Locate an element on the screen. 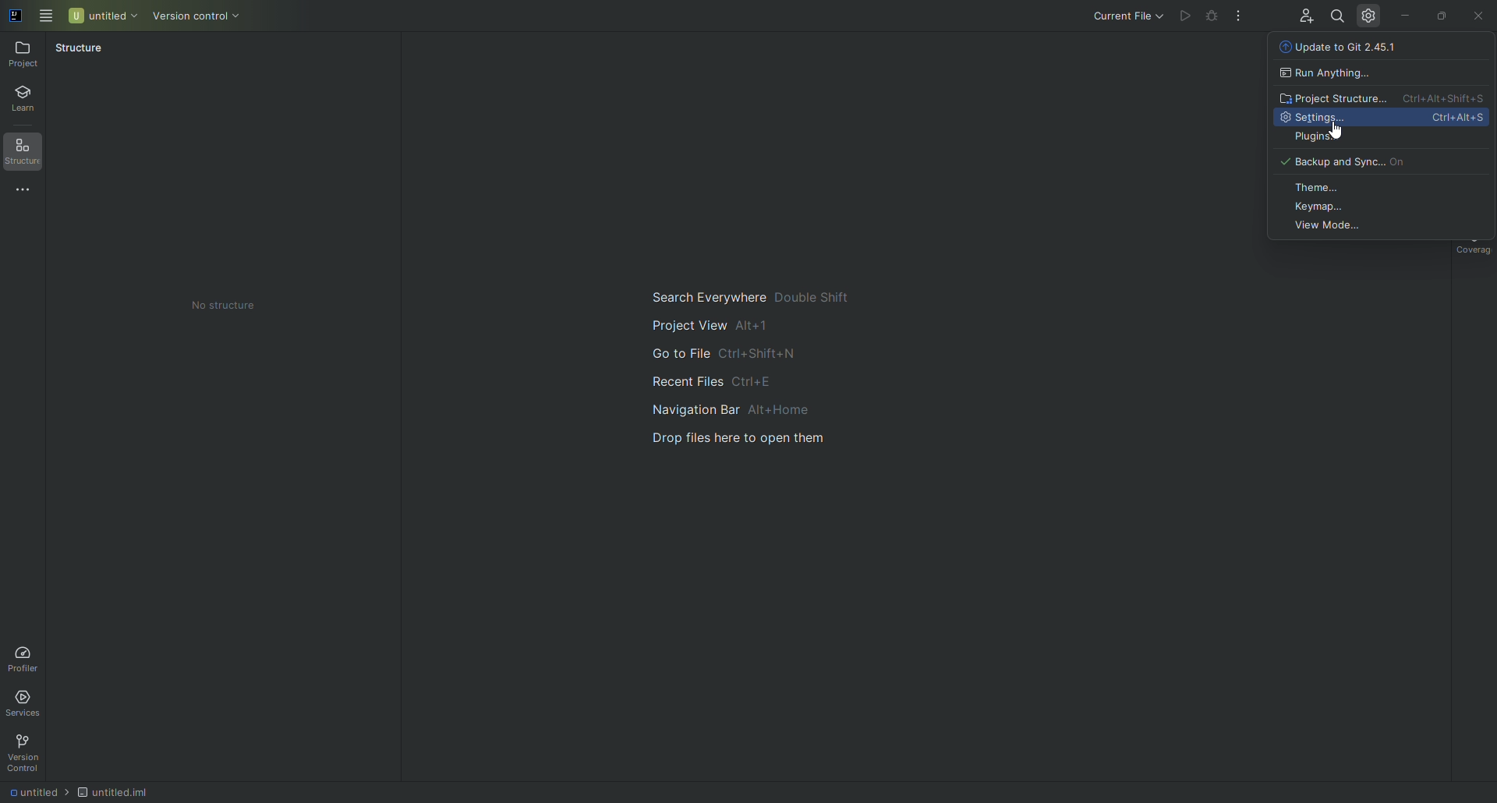 This screenshot has height=803, width=1497. Settings is located at coordinates (1378, 119).